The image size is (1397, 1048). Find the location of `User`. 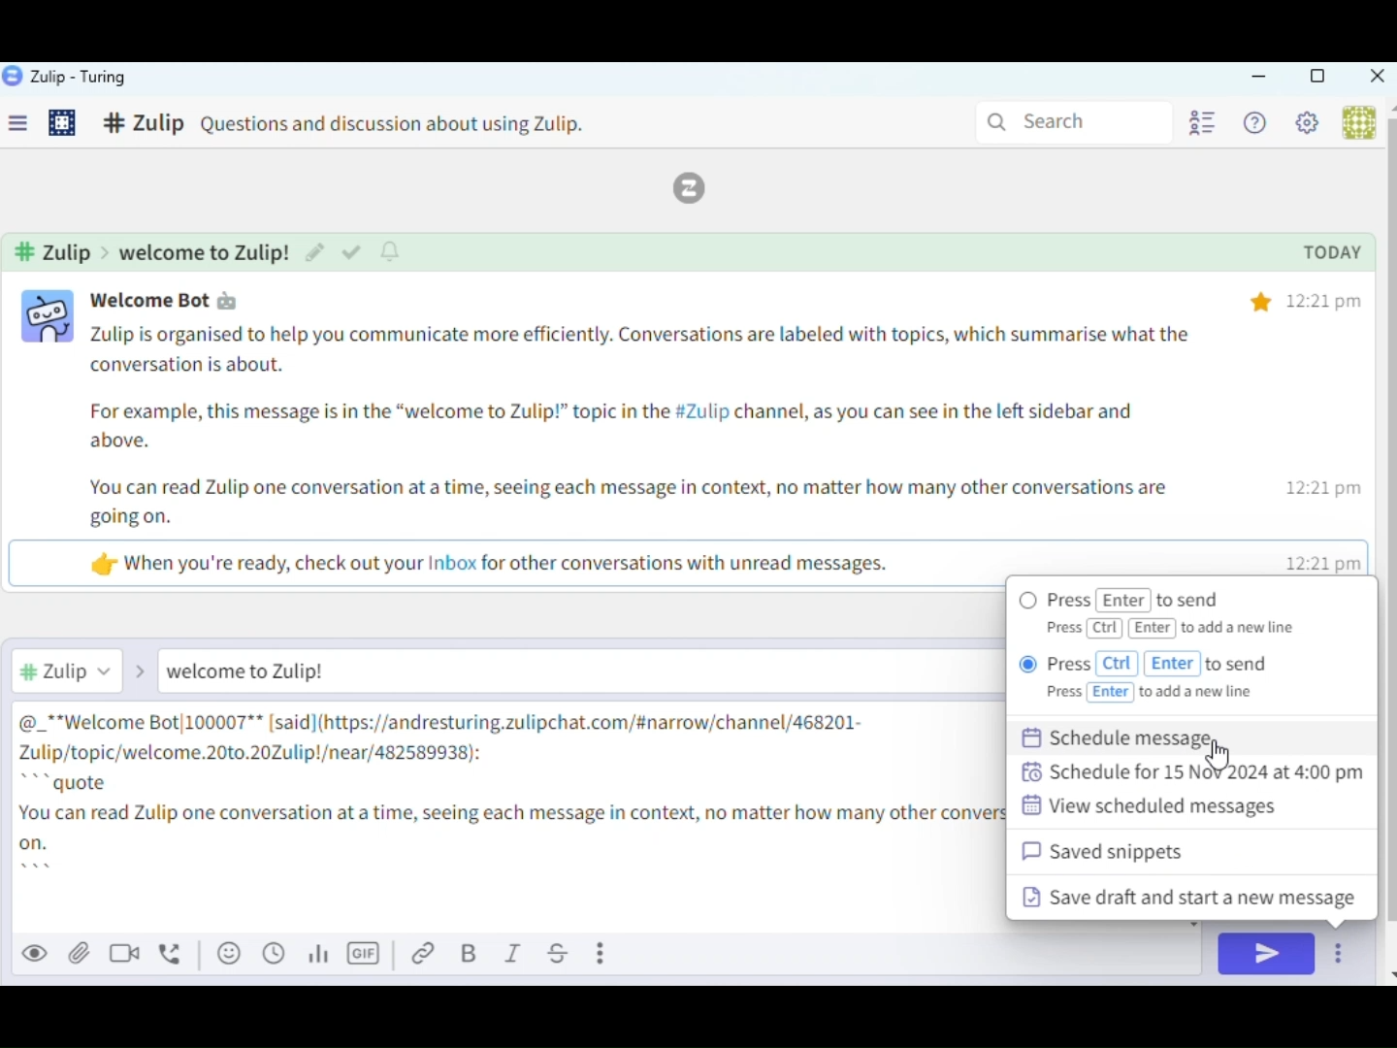

User is located at coordinates (1356, 122).